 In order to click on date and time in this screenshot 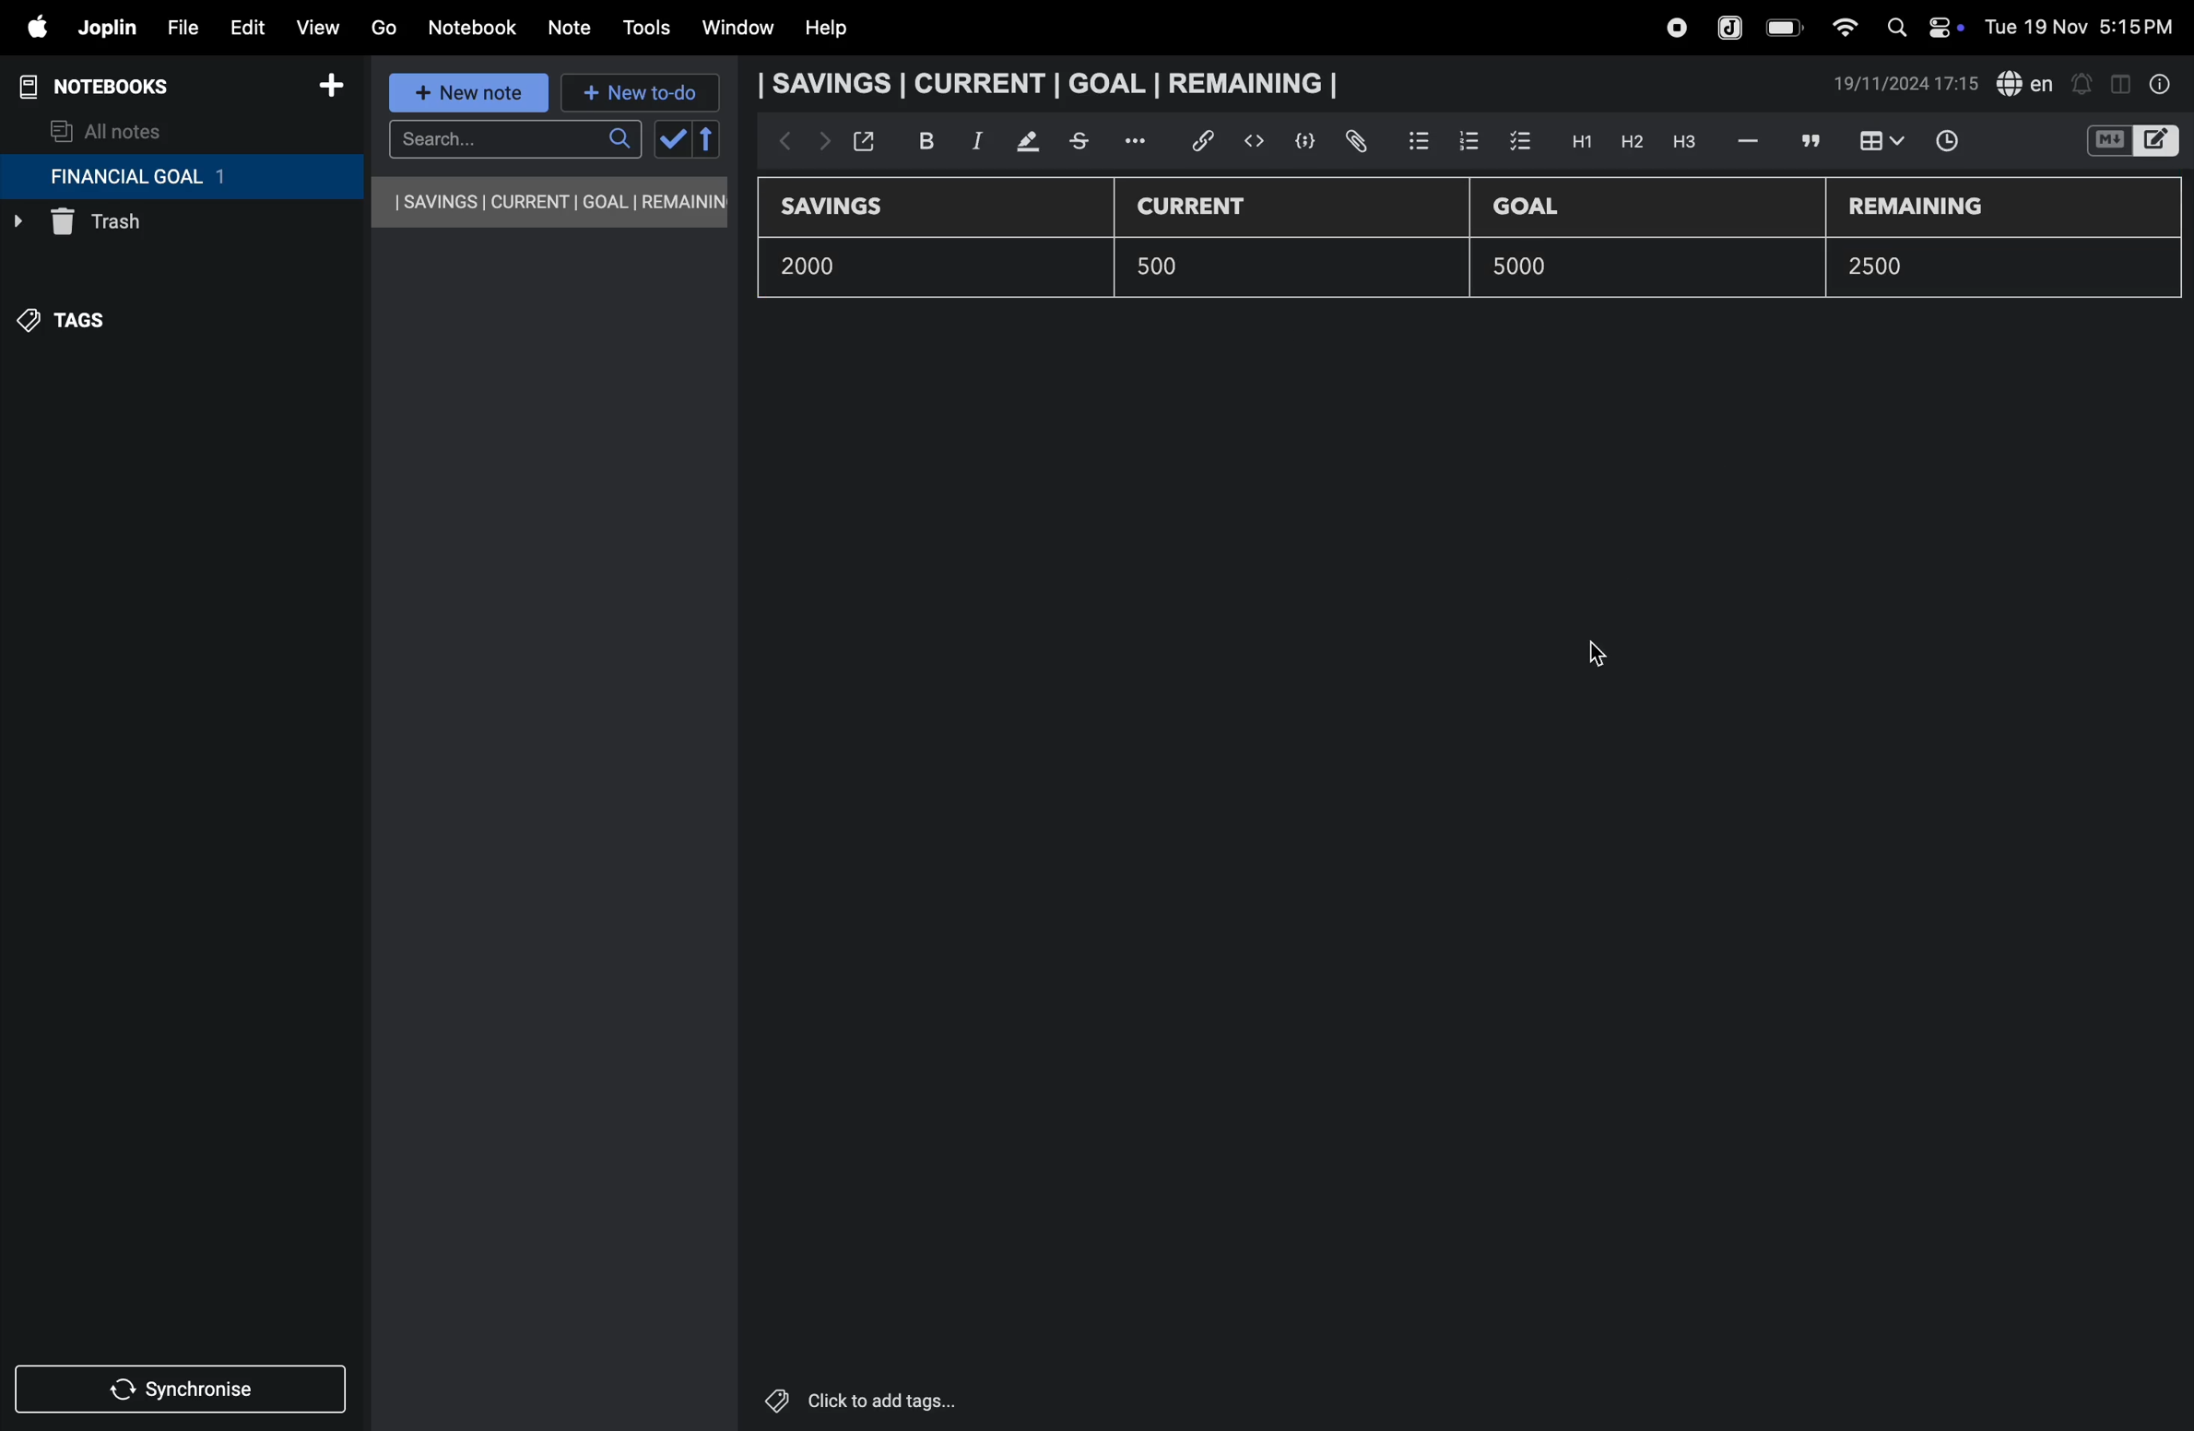, I will do `click(2085, 25)`.